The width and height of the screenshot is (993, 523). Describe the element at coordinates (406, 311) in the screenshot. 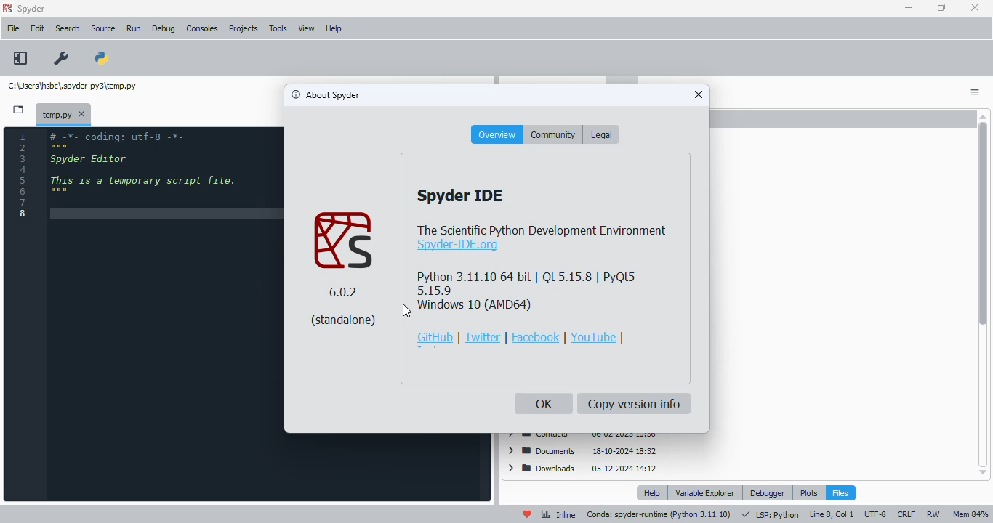

I see `cursor` at that location.